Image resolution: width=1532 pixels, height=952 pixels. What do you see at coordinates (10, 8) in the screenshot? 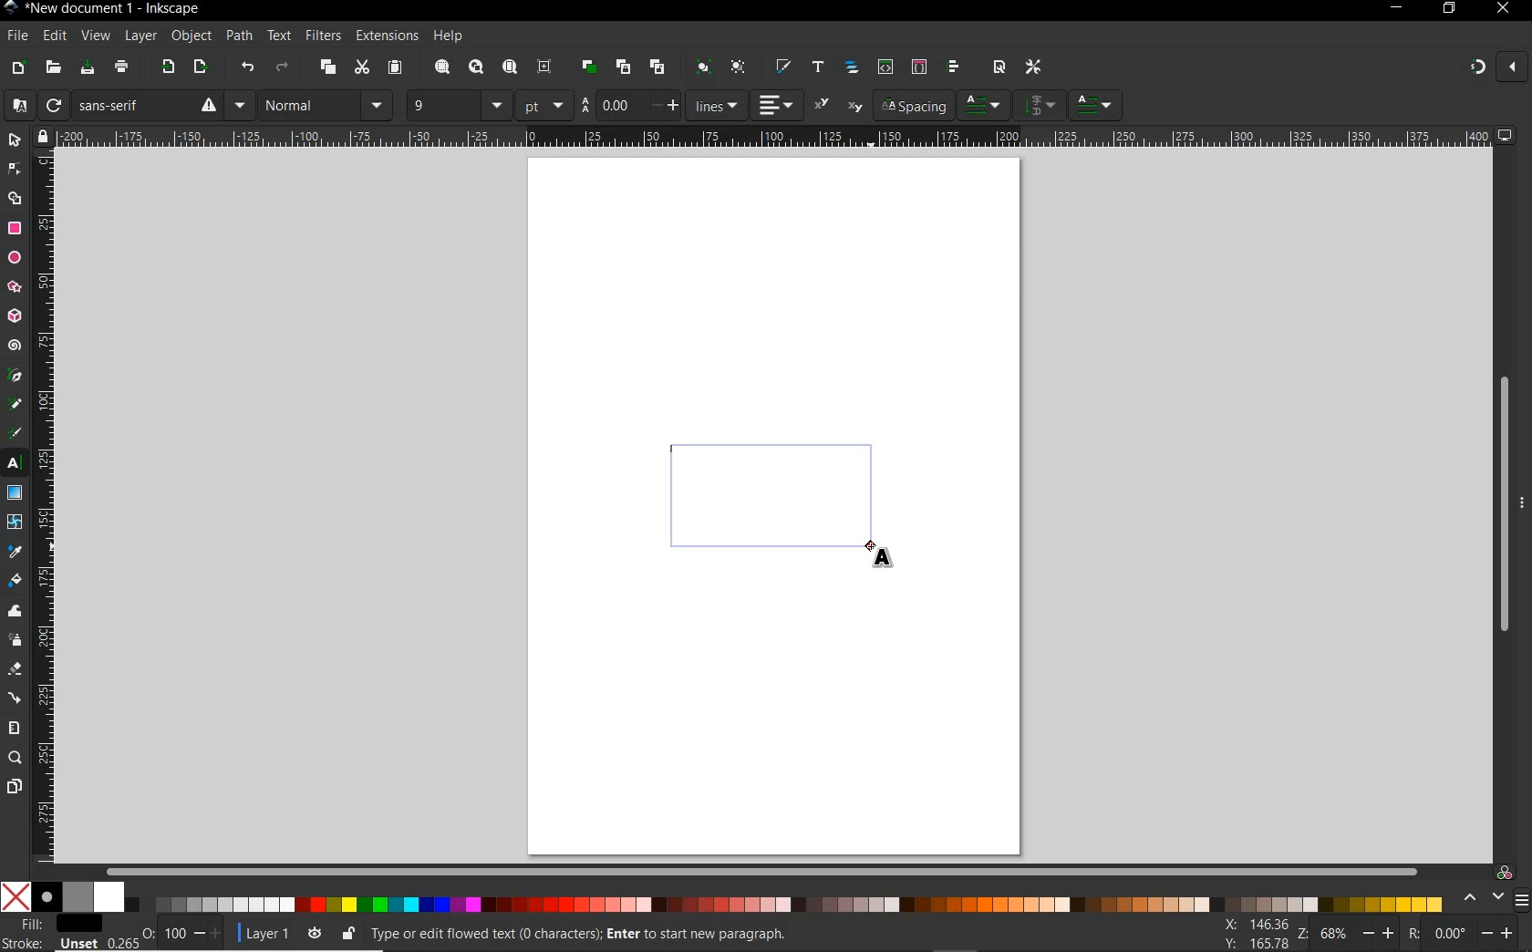
I see `logo` at bounding box center [10, 8].